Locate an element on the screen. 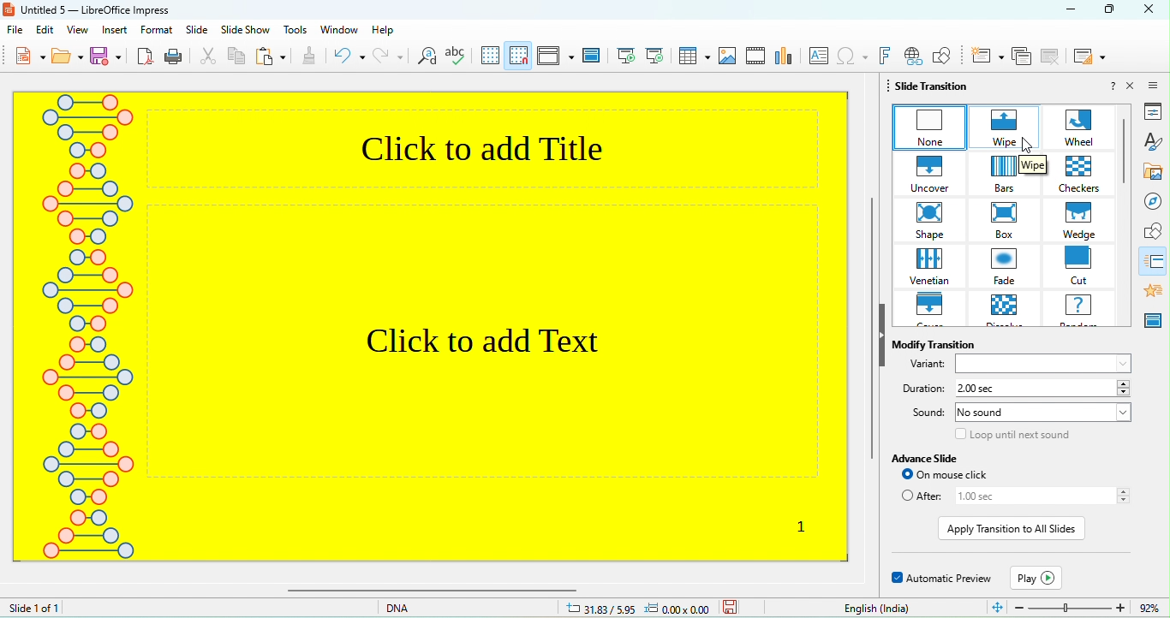  after  1.00 sec is located at coordinates (1014, 498).